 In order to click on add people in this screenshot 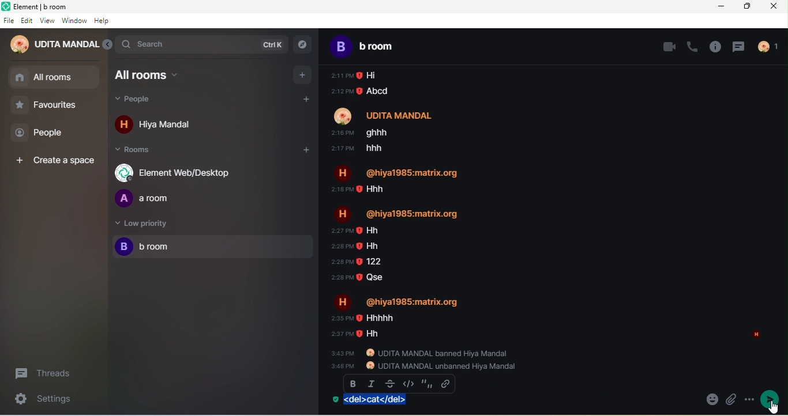, I will do `click(309, 101)`.